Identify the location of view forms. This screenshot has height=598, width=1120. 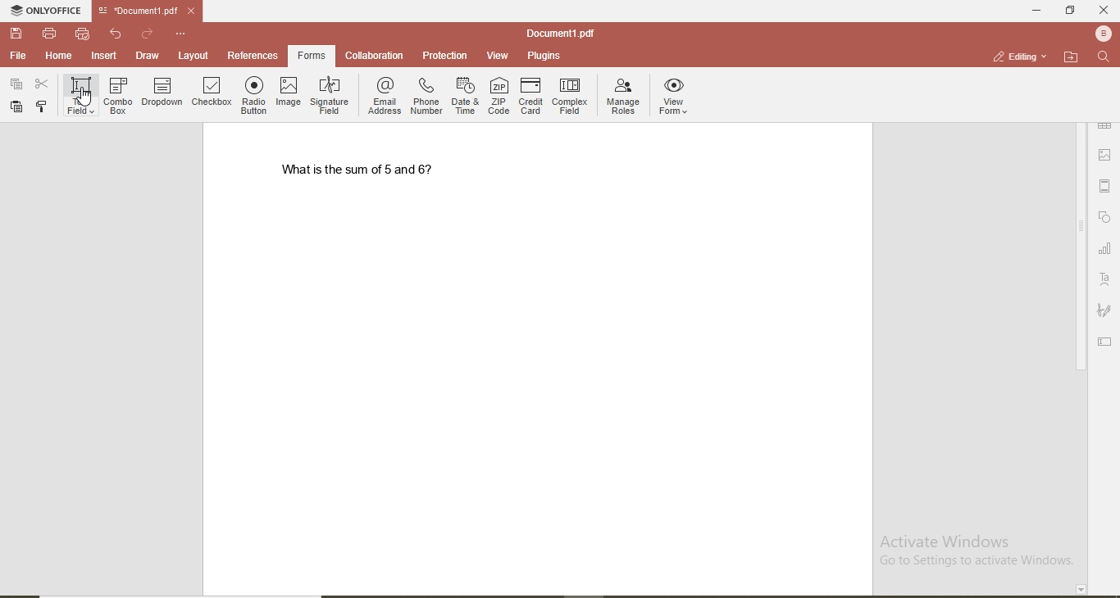
(676, 96).